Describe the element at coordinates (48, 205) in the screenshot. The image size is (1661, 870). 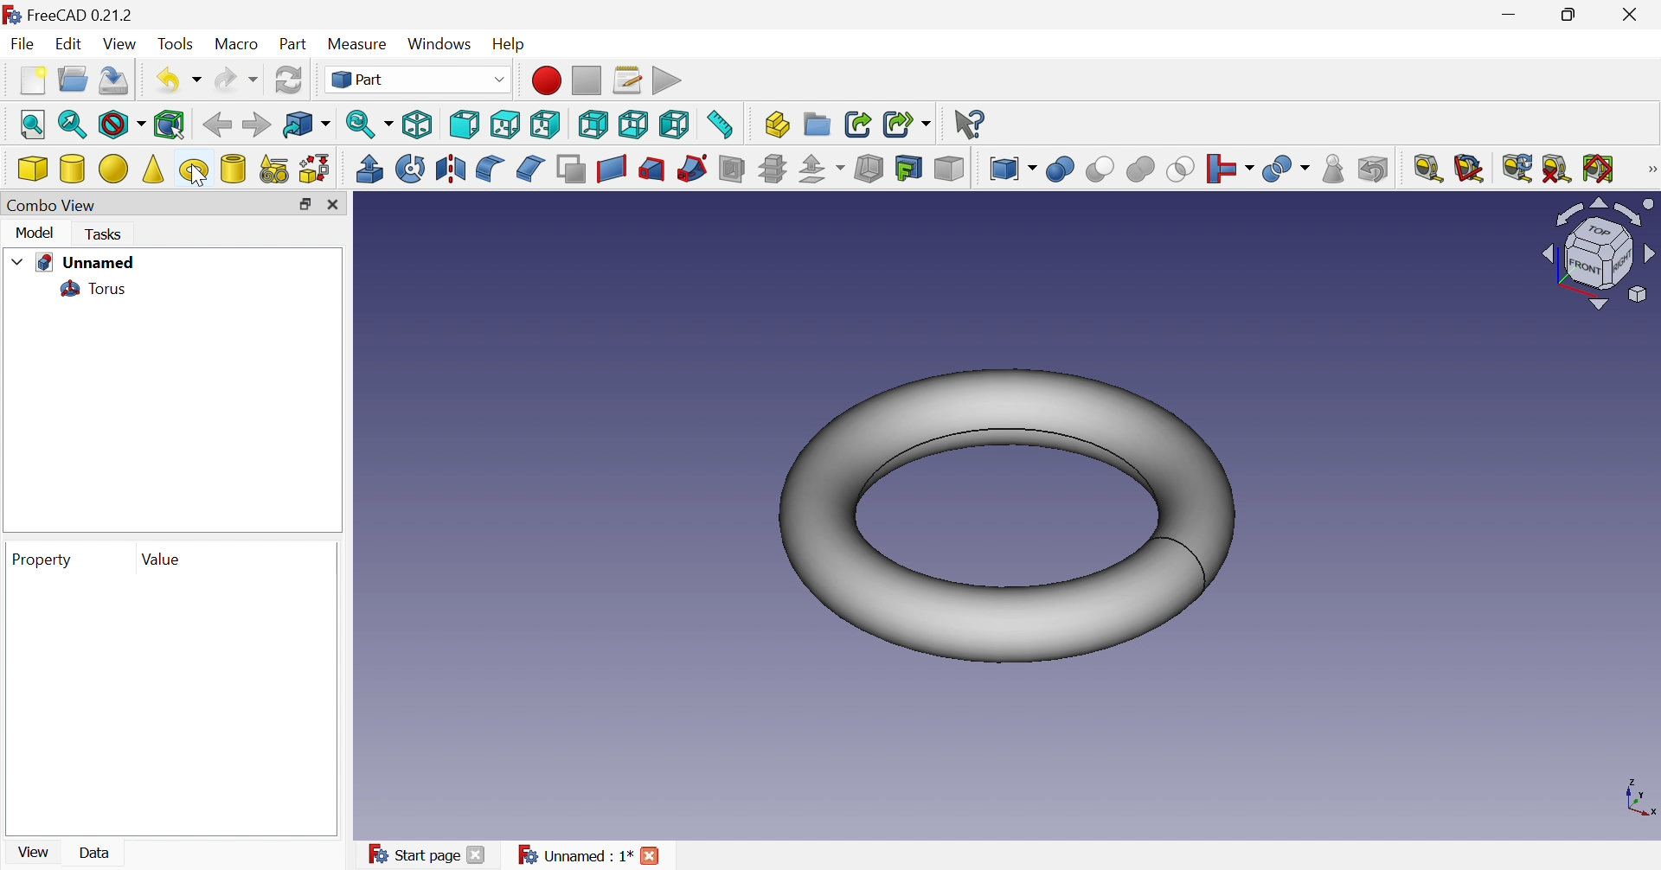
I see `Combo view` at that location.